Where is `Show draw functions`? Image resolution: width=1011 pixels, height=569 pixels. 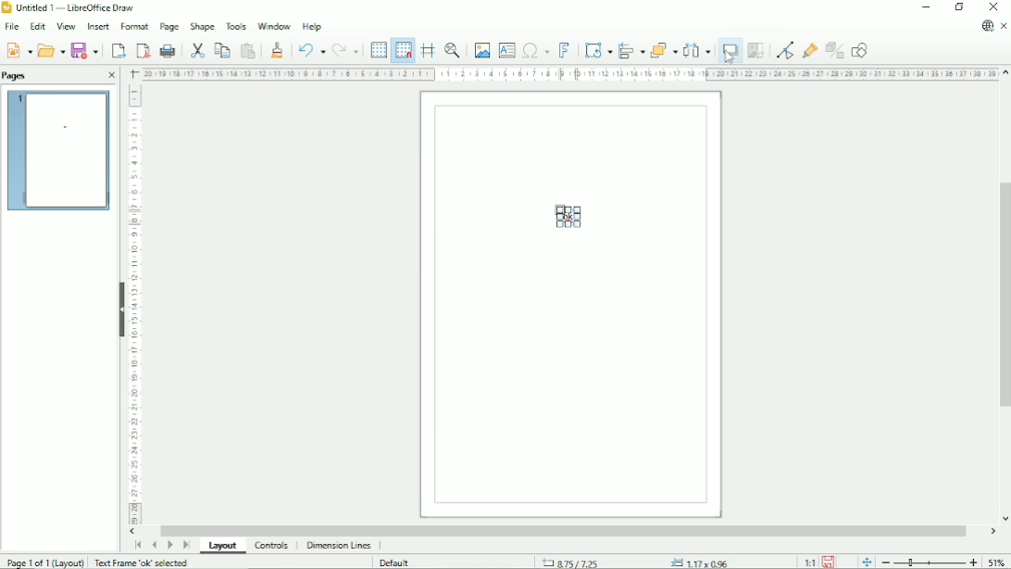 Show draw functions is located at coordinates (859, 49).